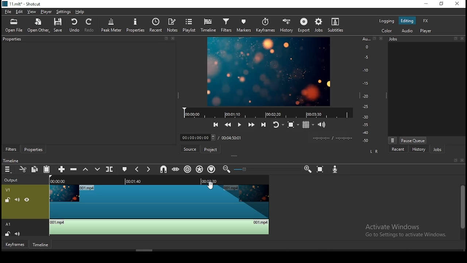  What do you see at coordinates (239, 125) in the screenshot?
I see `play/pause` at bounding box center [239, 125].